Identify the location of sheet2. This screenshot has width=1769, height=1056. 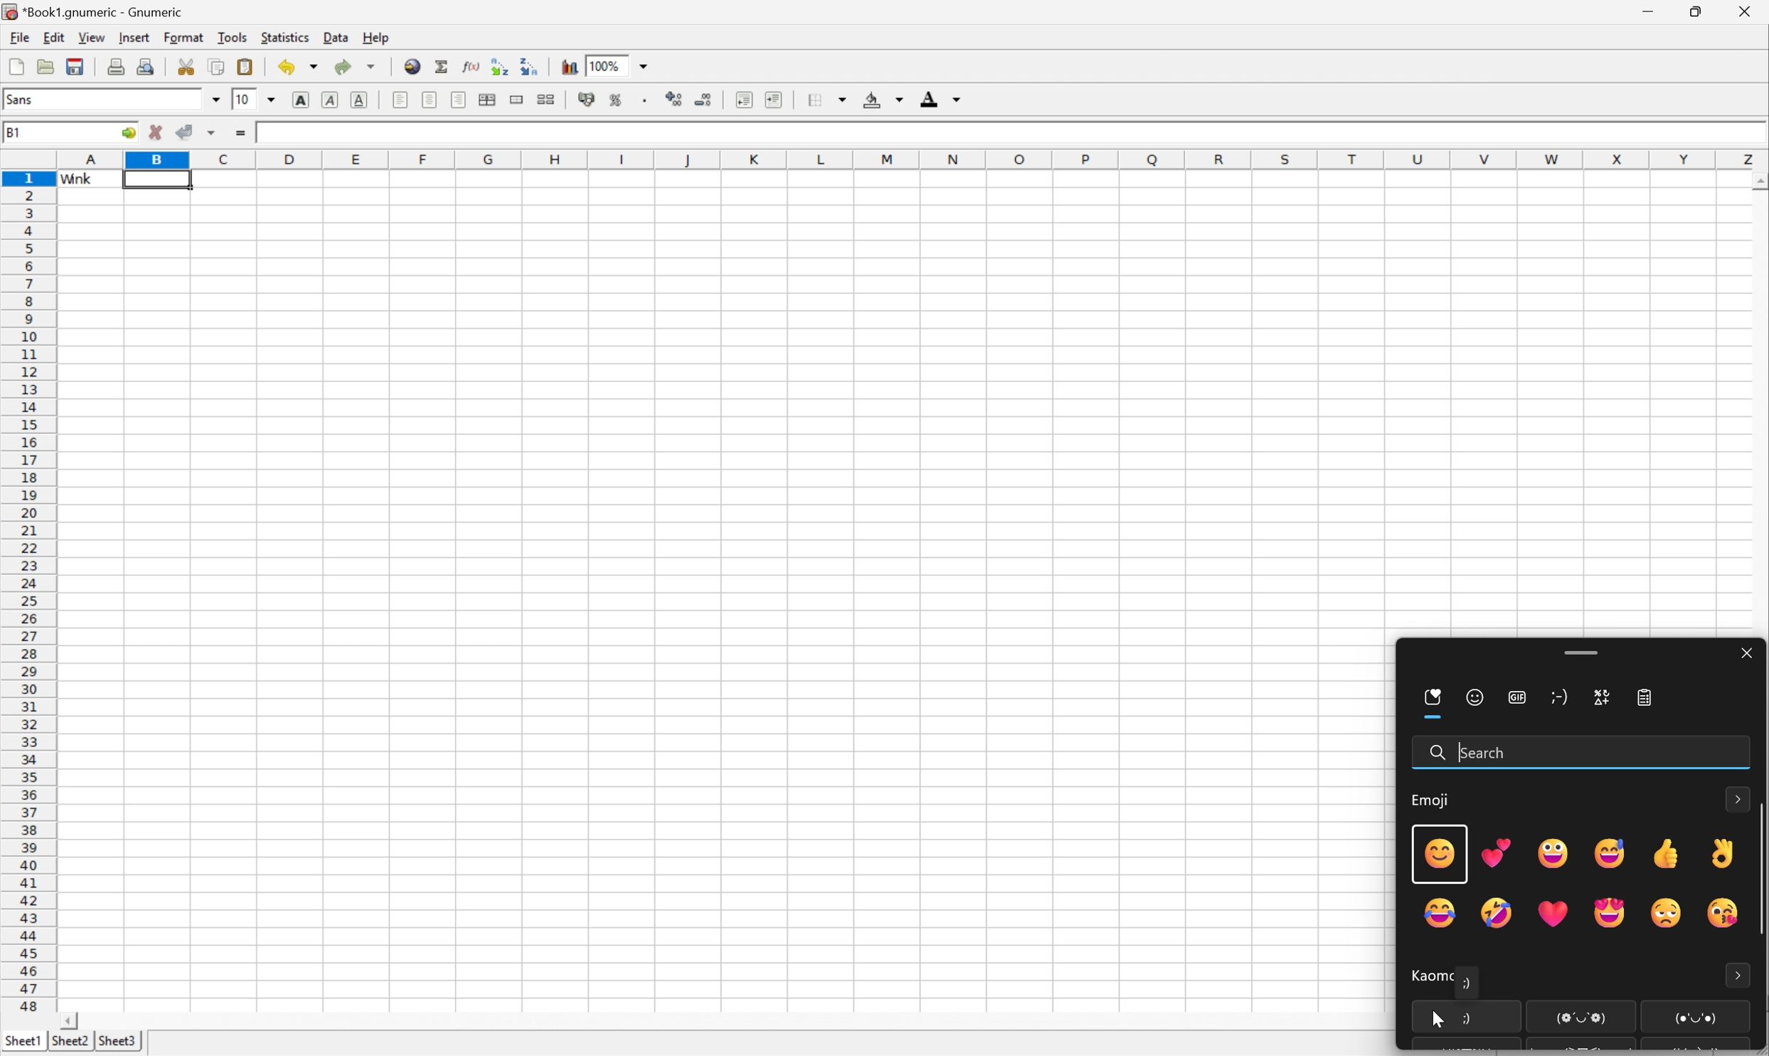
(67, 1042).